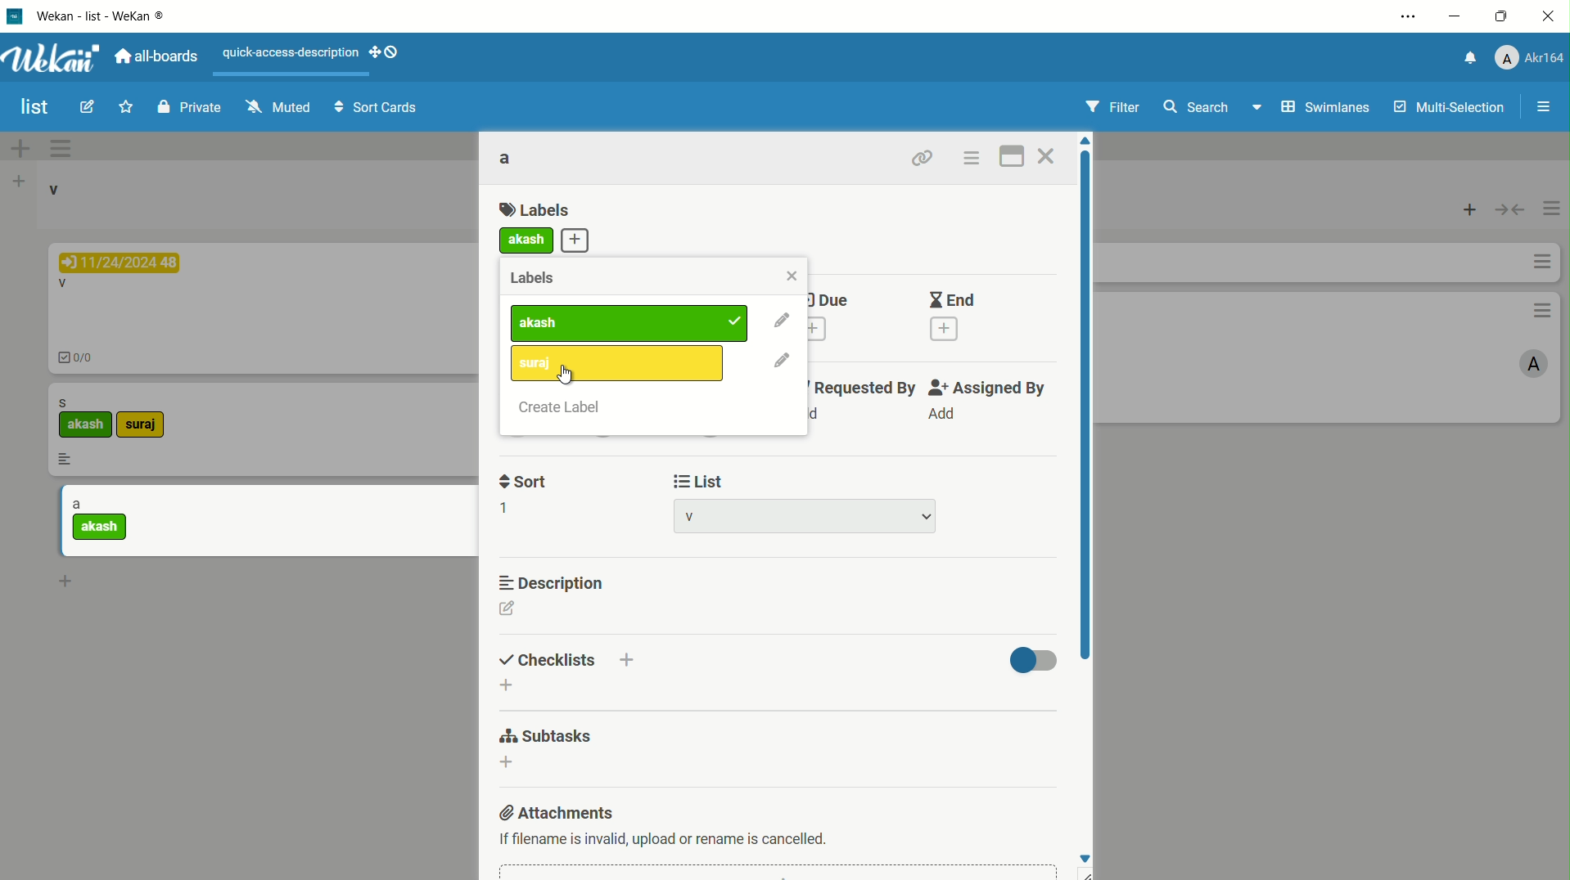 This screenshot has height=880, width=1570. I want to click on akash, so click(83, 426).